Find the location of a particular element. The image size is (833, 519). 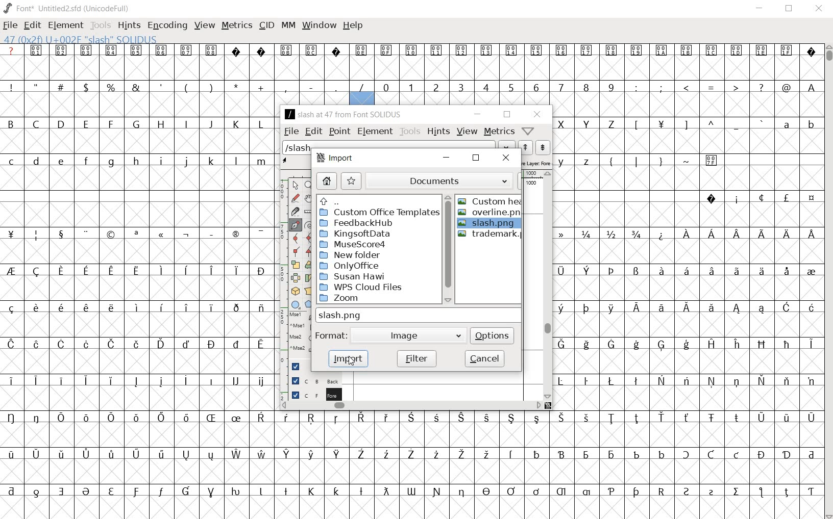

restore is located at coordinates (476, 159).